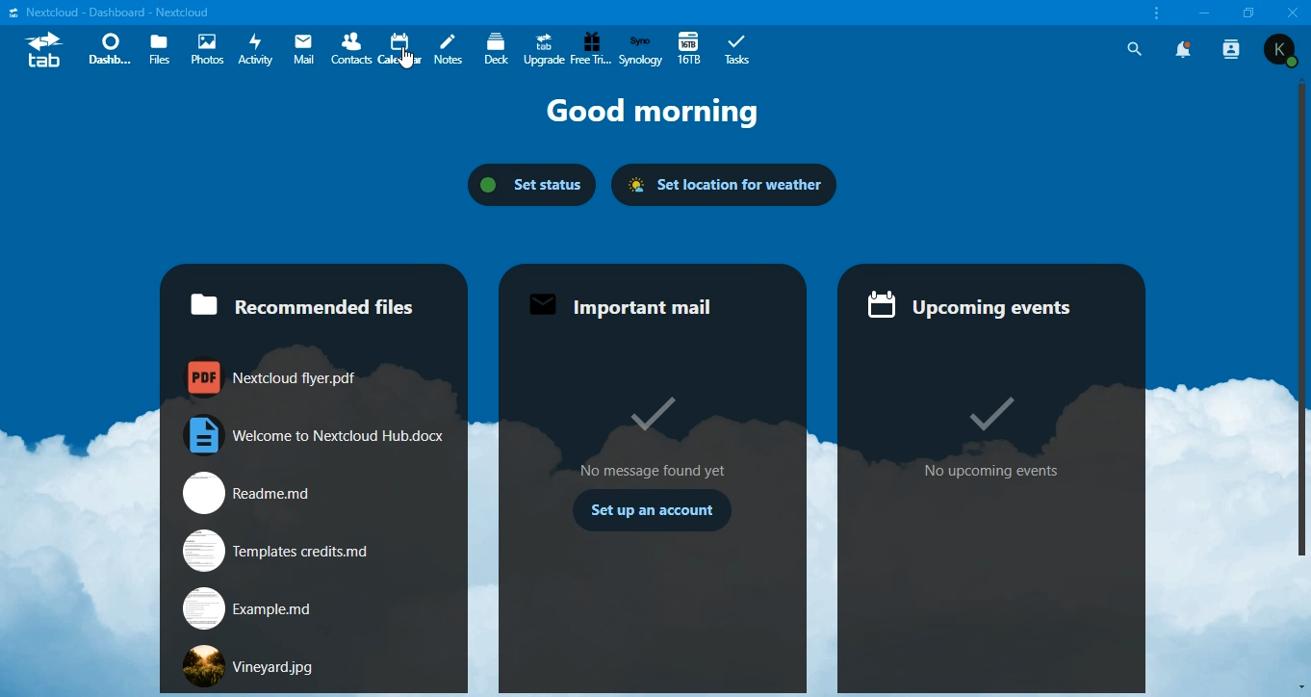 Image resolution: width=1311 pixels, height=697 pixels. What do you see at coordinates (1207, 14) in the screenshot?
I see `minimize` at bounding box center [1207, 14].